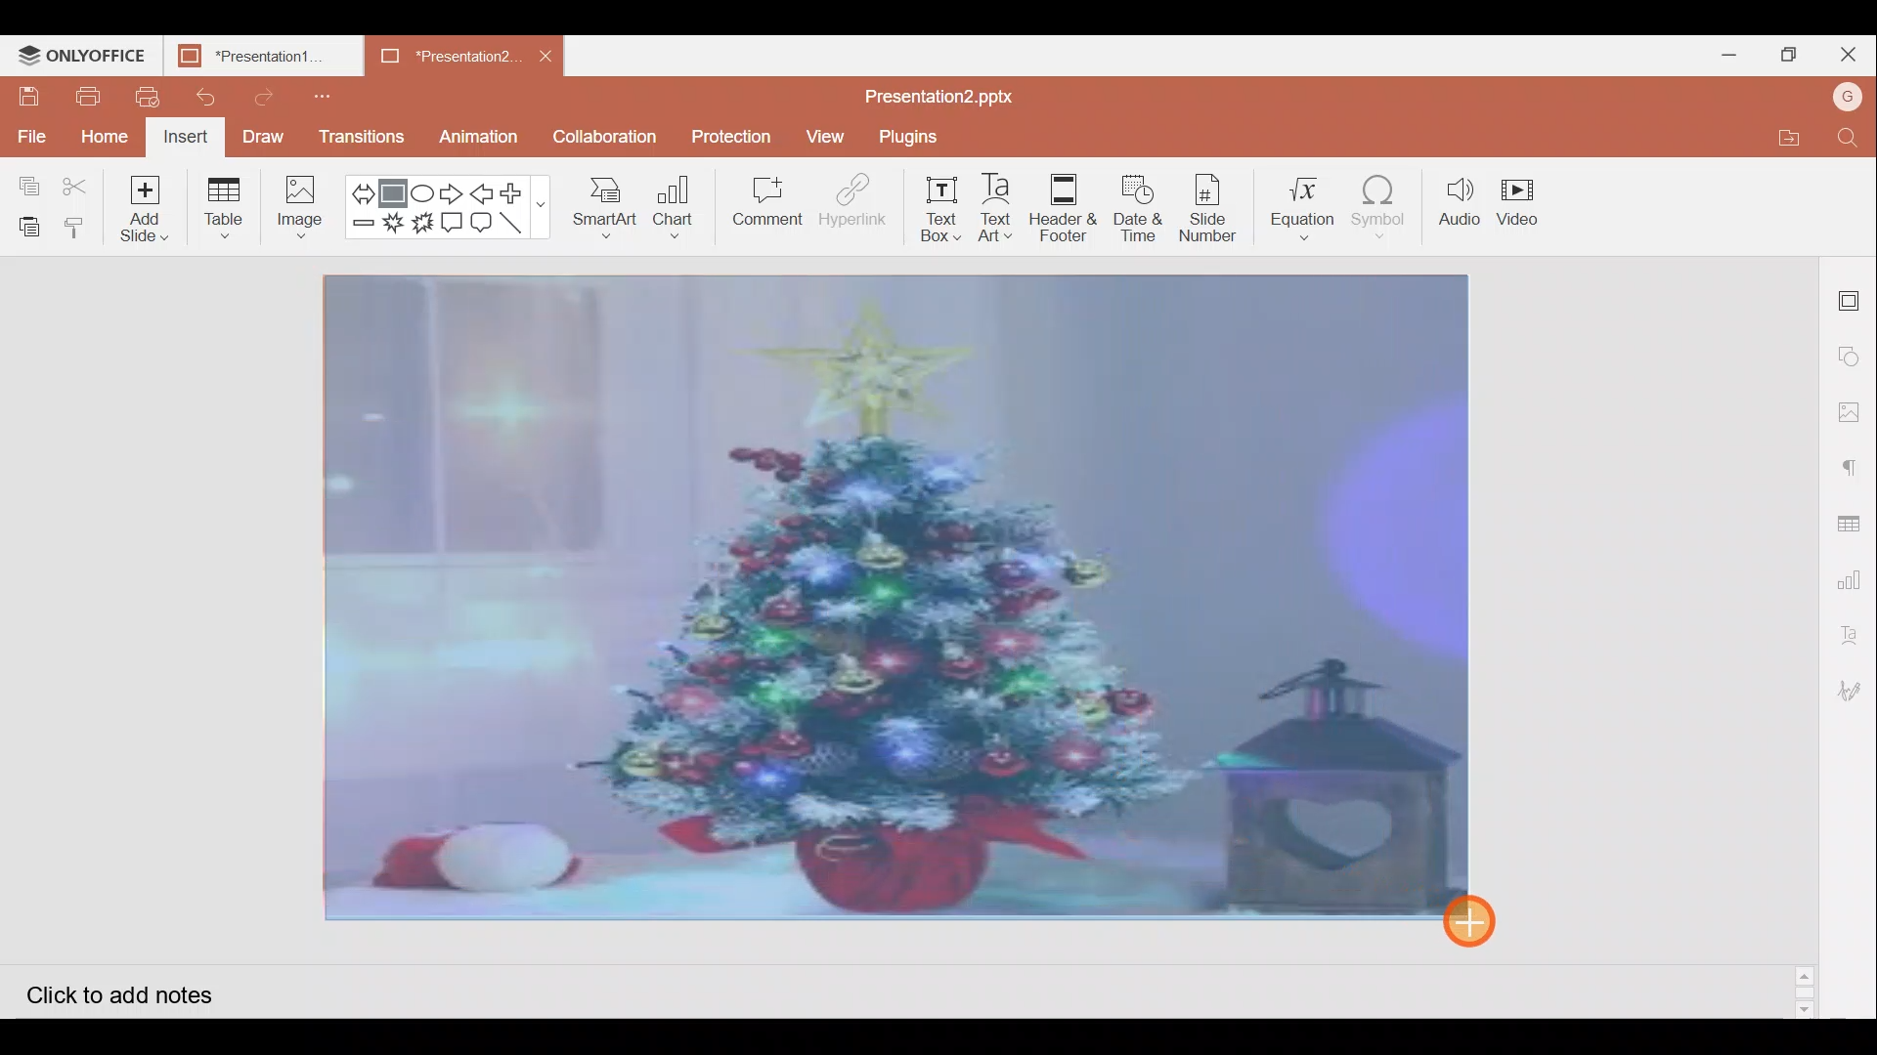 The image size is (1877, 1055). What do you see at coordinates (1524, 209) in the screenshot?
I see `Video` at bounding box center [1524, 209].